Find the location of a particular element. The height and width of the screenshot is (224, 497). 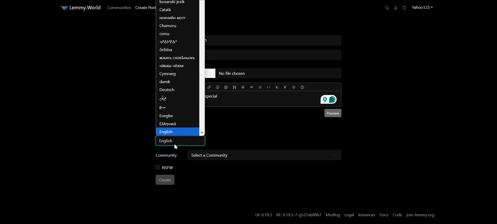

Typing window is located at coordinates (265, 114).